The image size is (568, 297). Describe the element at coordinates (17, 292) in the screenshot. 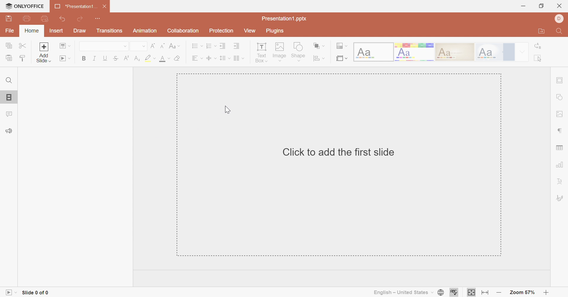

I see `Drop Down` at that location.